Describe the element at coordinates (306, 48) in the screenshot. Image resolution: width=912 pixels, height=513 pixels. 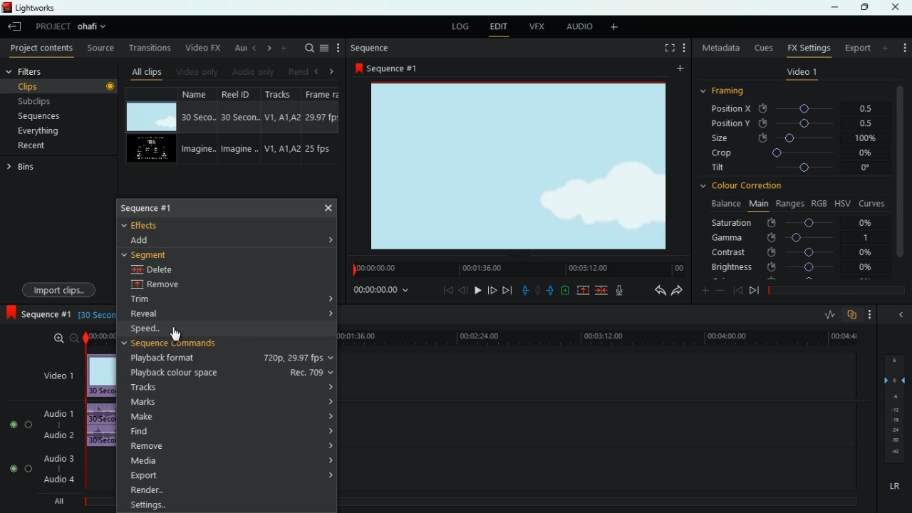
I see `search` at that location.